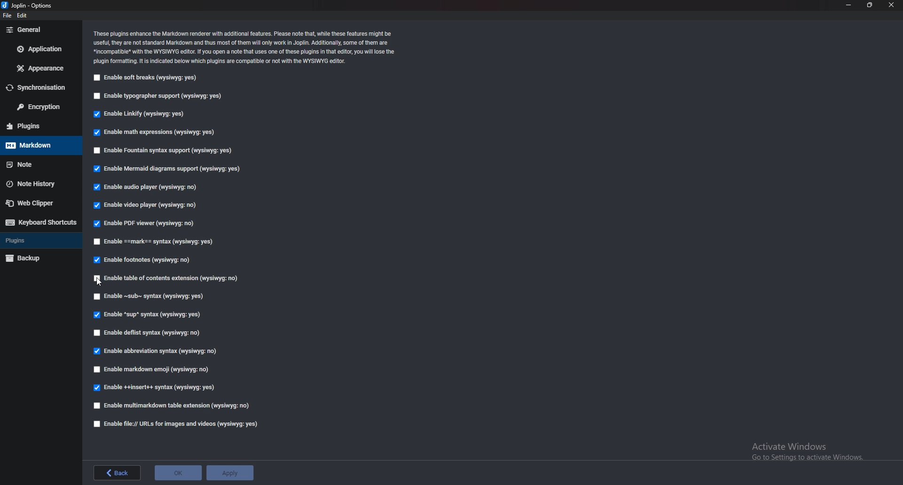 This screenshot has width=903, height=485. What do you see at coordinates (40, 49) in the screenshot?
I see `Application` at bounding box center [40, 49].